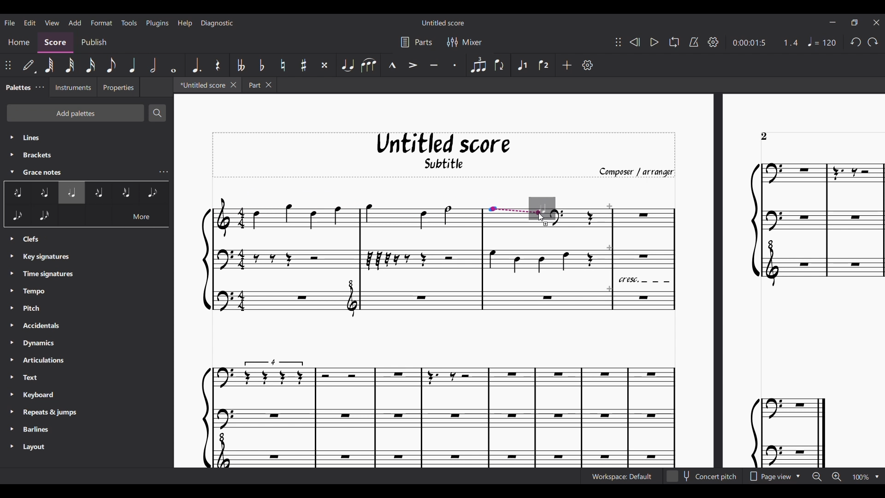  What do you see at coordinates (500, 65) in the screenshot?
I see `Flip direction` at bounding box center [500, 65].